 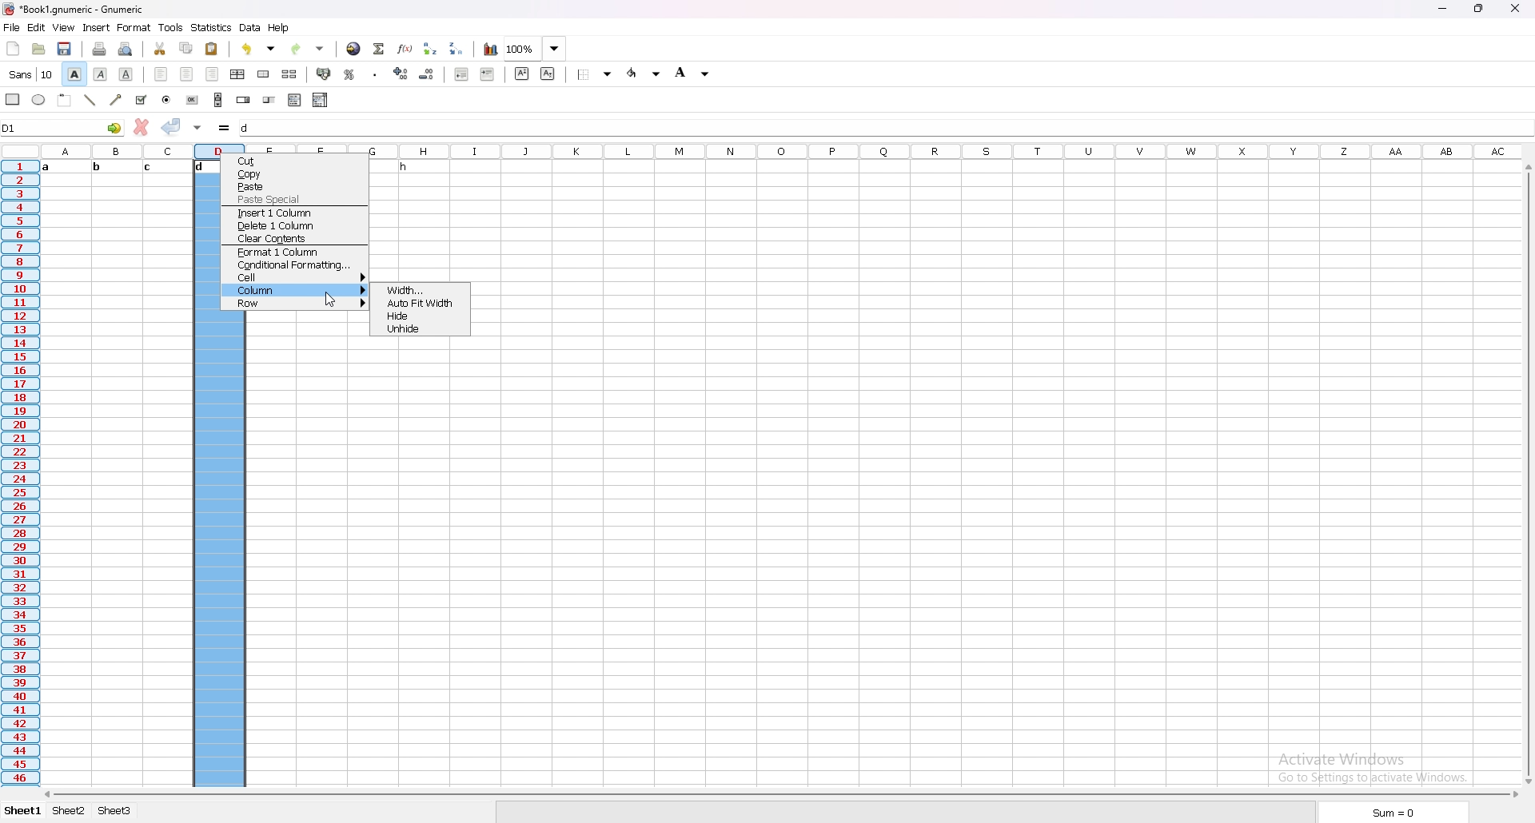 I want to click on paste special, so click(x=295, y=200).